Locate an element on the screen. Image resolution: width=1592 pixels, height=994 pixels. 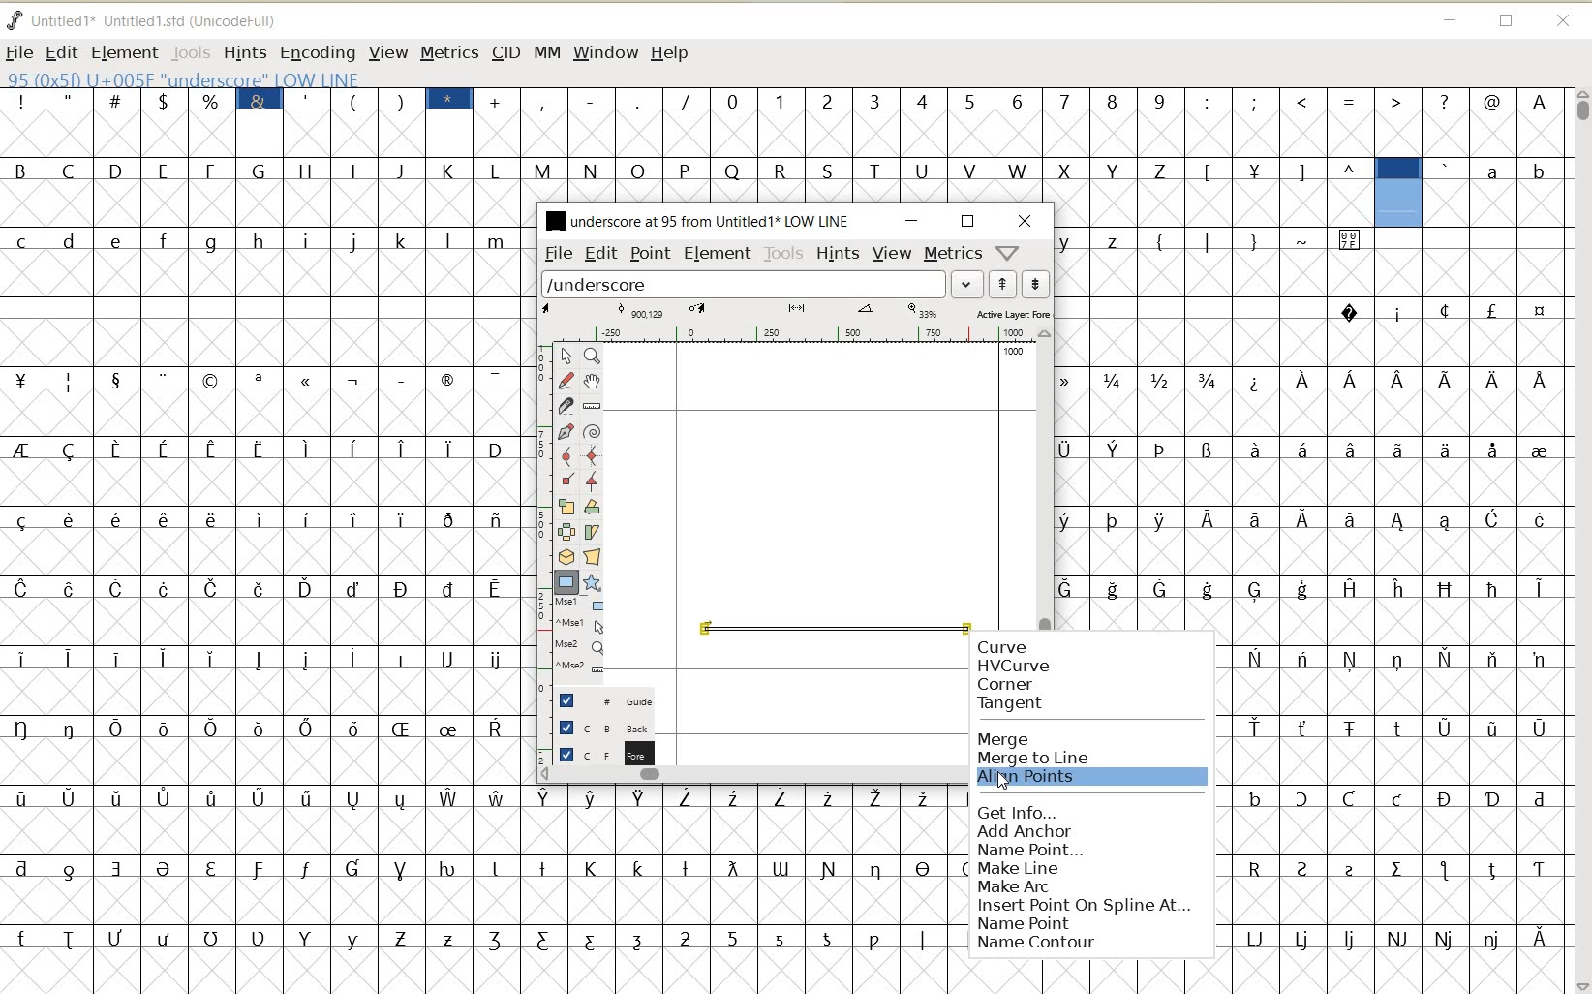
NAME CONTOUR is located at coordinates (1034, 943).